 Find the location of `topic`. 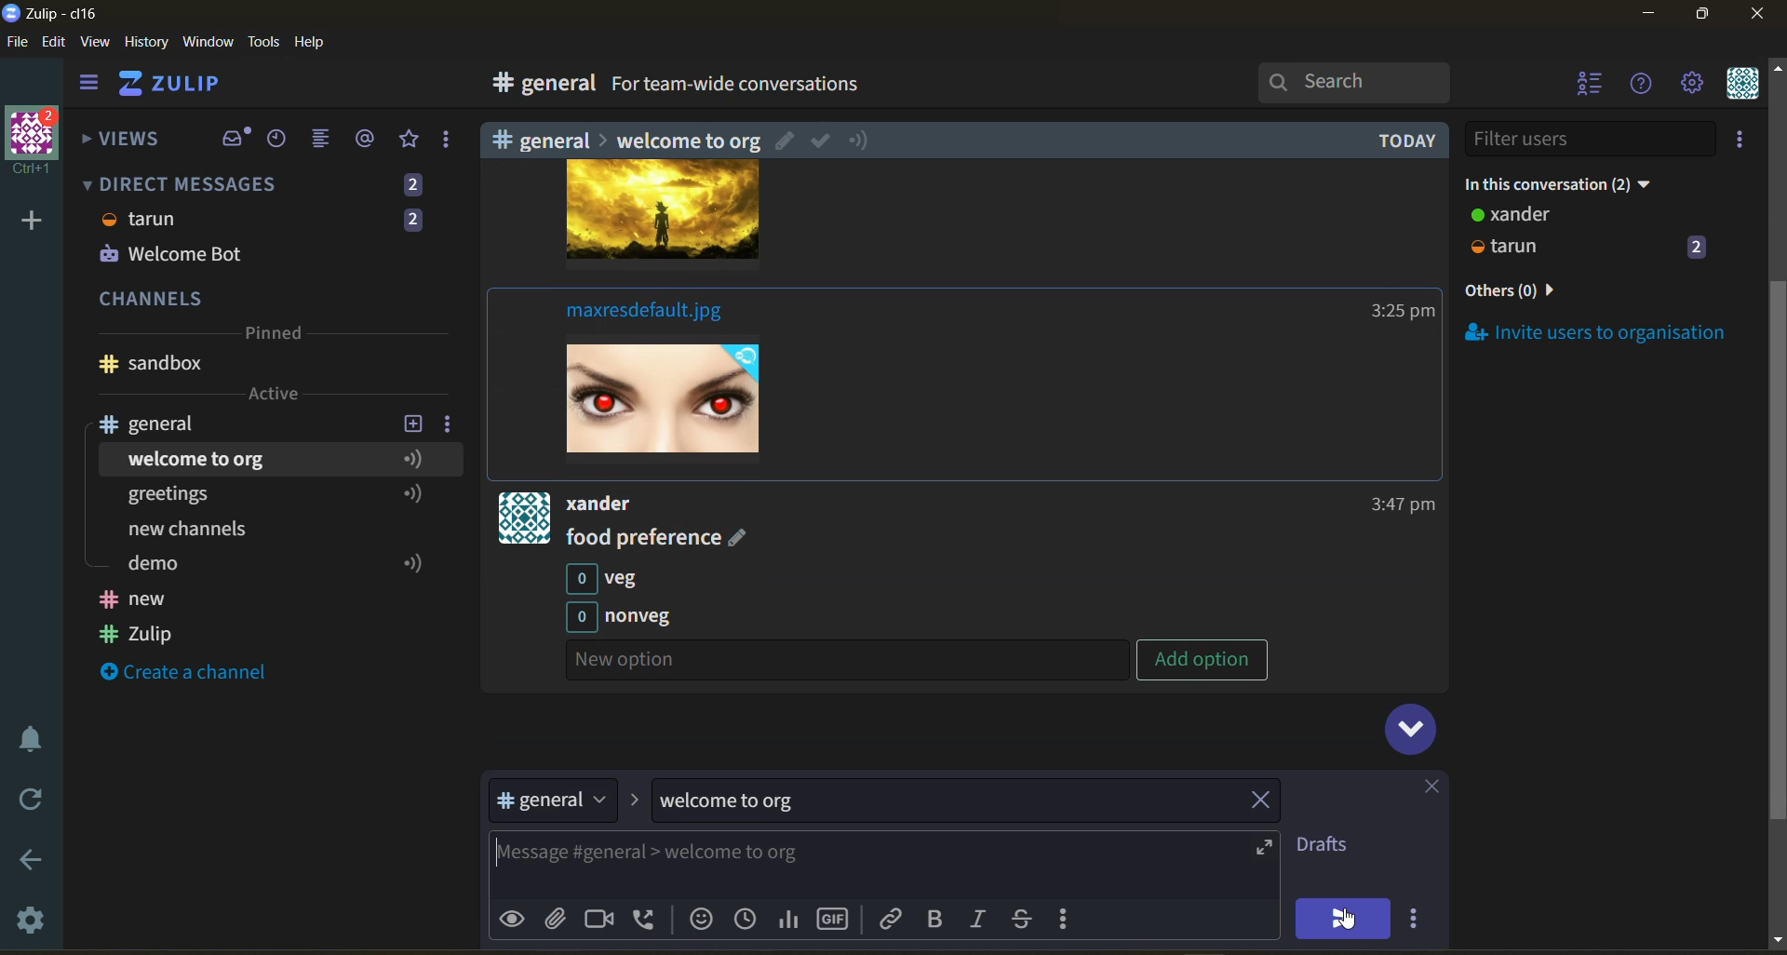

topic is located at coordinates (741, 801).